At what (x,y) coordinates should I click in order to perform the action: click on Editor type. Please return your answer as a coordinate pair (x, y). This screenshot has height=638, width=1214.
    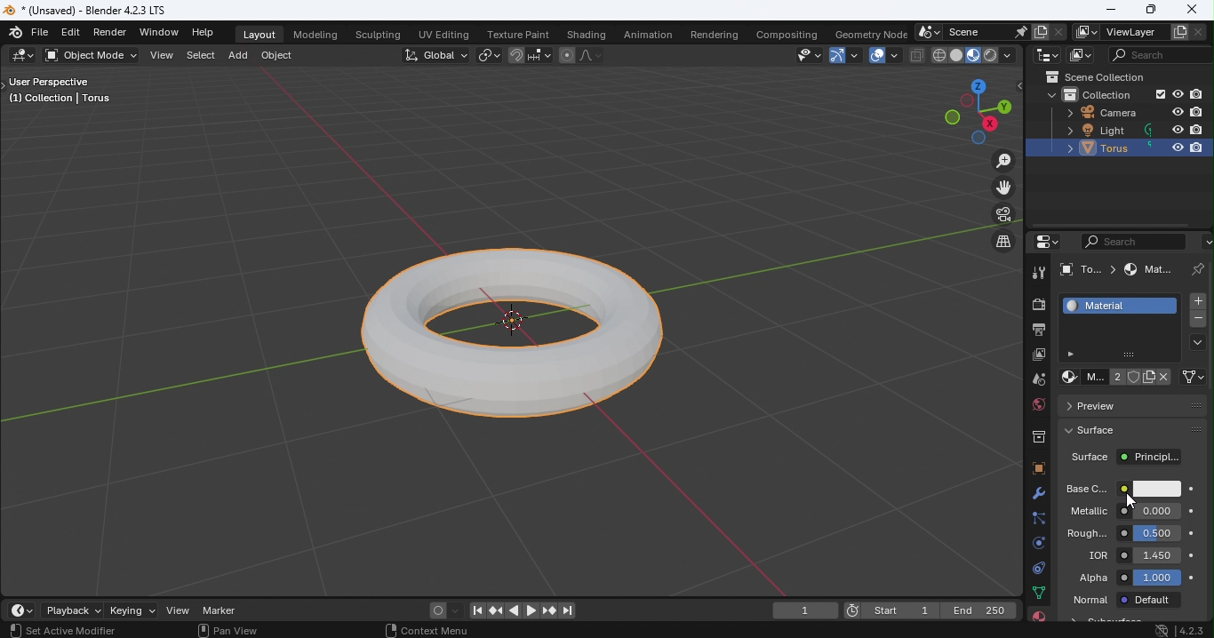
    Looking at the image, I should click on (1044, 241).